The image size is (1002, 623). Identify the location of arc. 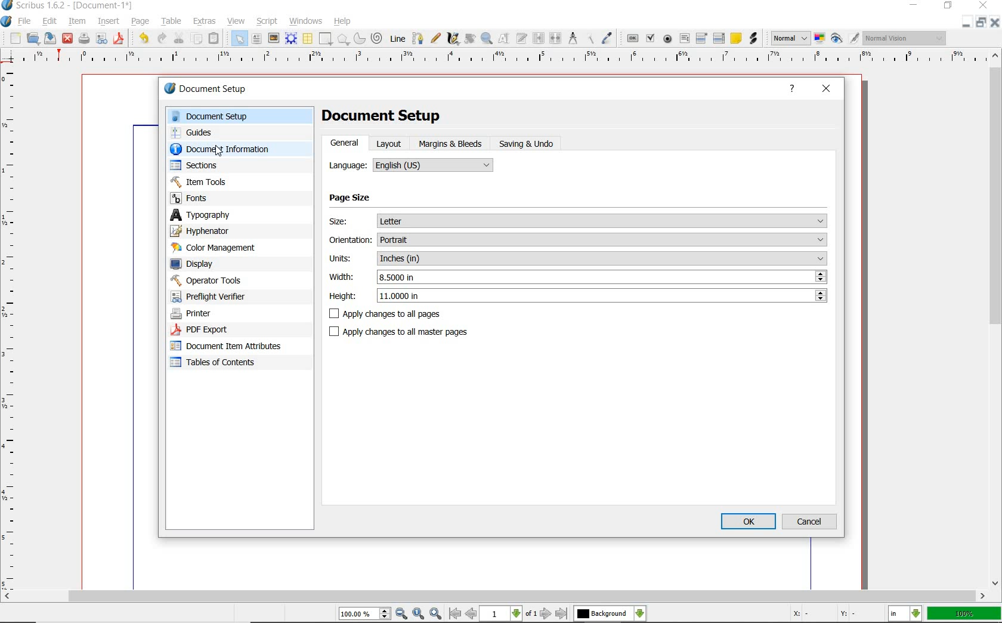
(360, 38).